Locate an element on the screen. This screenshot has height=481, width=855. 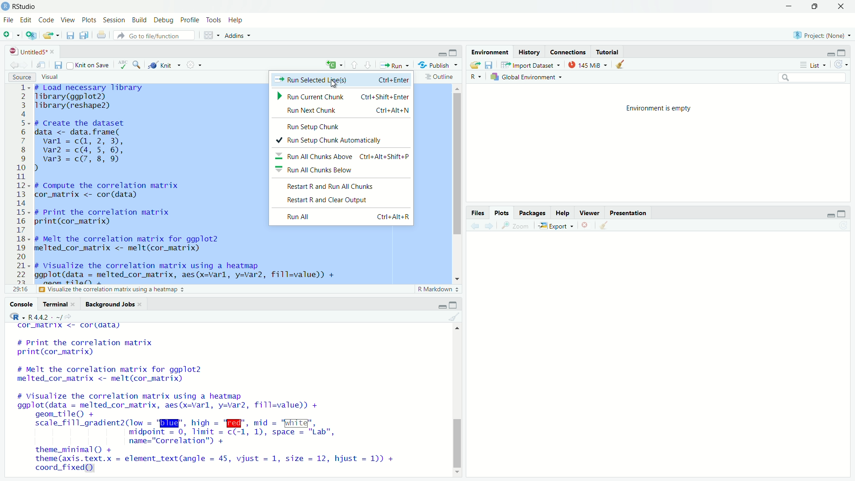
refresh is located at coordinates (842, 65).